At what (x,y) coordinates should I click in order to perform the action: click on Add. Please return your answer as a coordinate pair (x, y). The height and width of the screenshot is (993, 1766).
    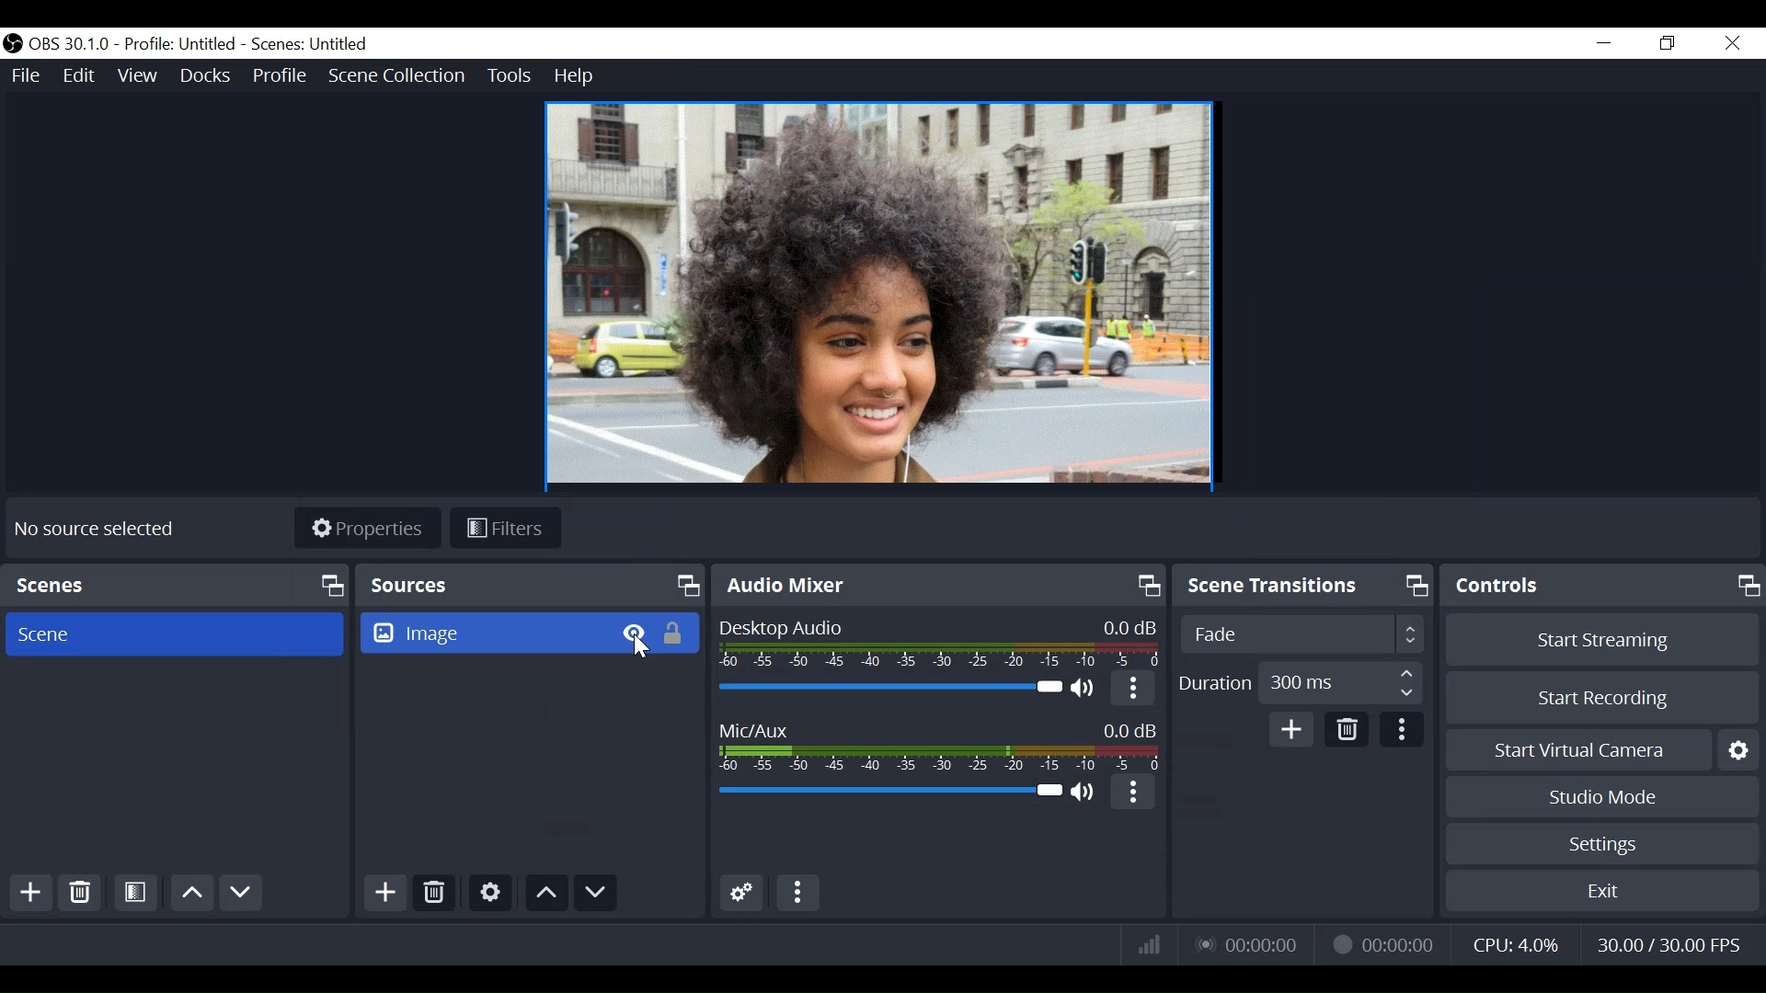
    Looking at the image, I should click on (385, 894).